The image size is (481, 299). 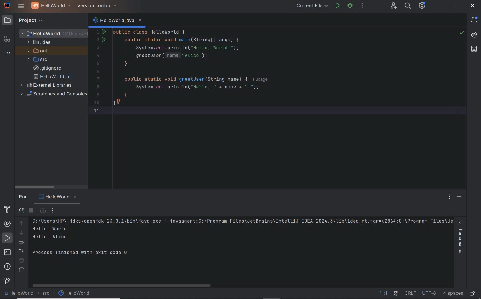 What do you see at coordinates (21, 233) in the screenshot?
I see `down the stack trace` at bounding box center [21, 233].